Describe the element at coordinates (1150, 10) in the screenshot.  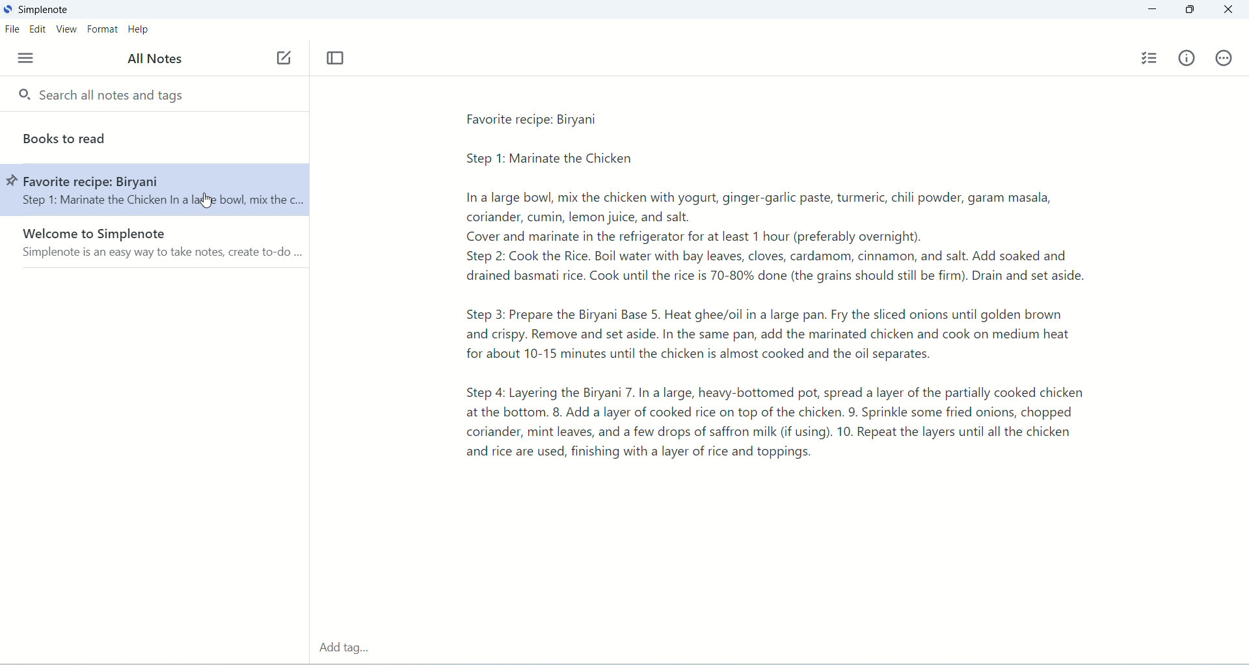
I see `minimize` at that location.